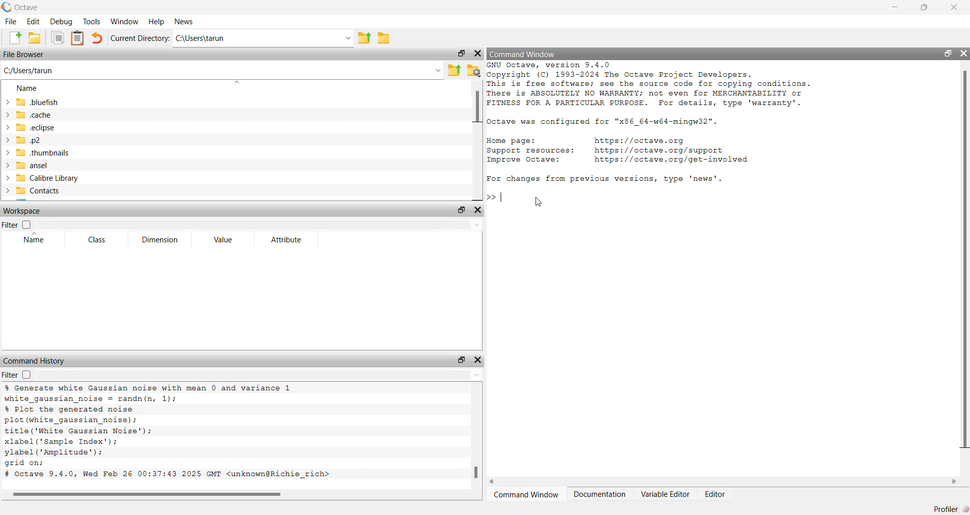 The height and width of the screenshot is (515, 970). I want to click on folder, so click(384, 36).